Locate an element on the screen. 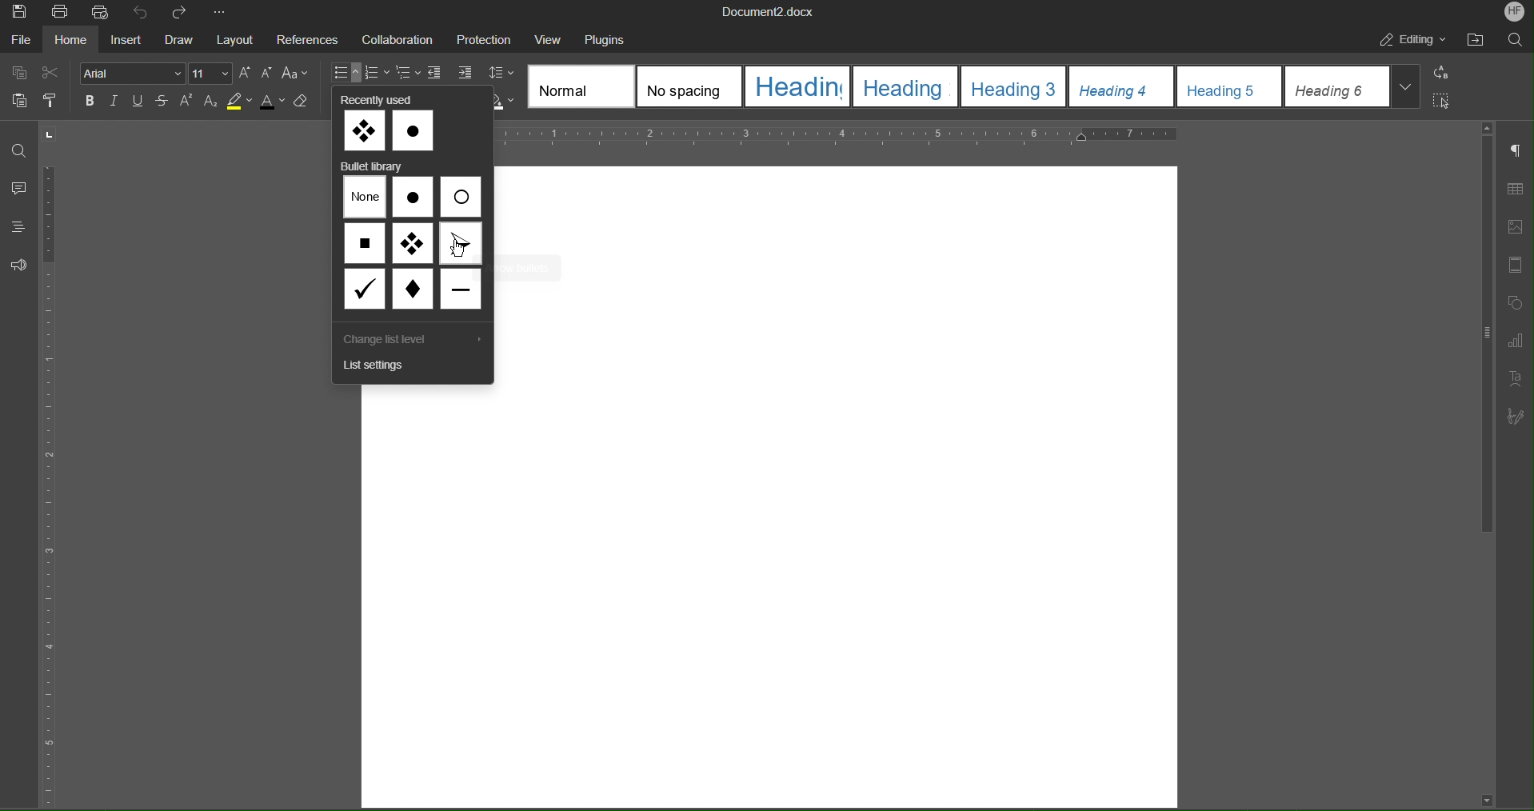 The height and width of the screenshot is (811, 1534). Paragraph Settings is located at coordinates (1514, 153).